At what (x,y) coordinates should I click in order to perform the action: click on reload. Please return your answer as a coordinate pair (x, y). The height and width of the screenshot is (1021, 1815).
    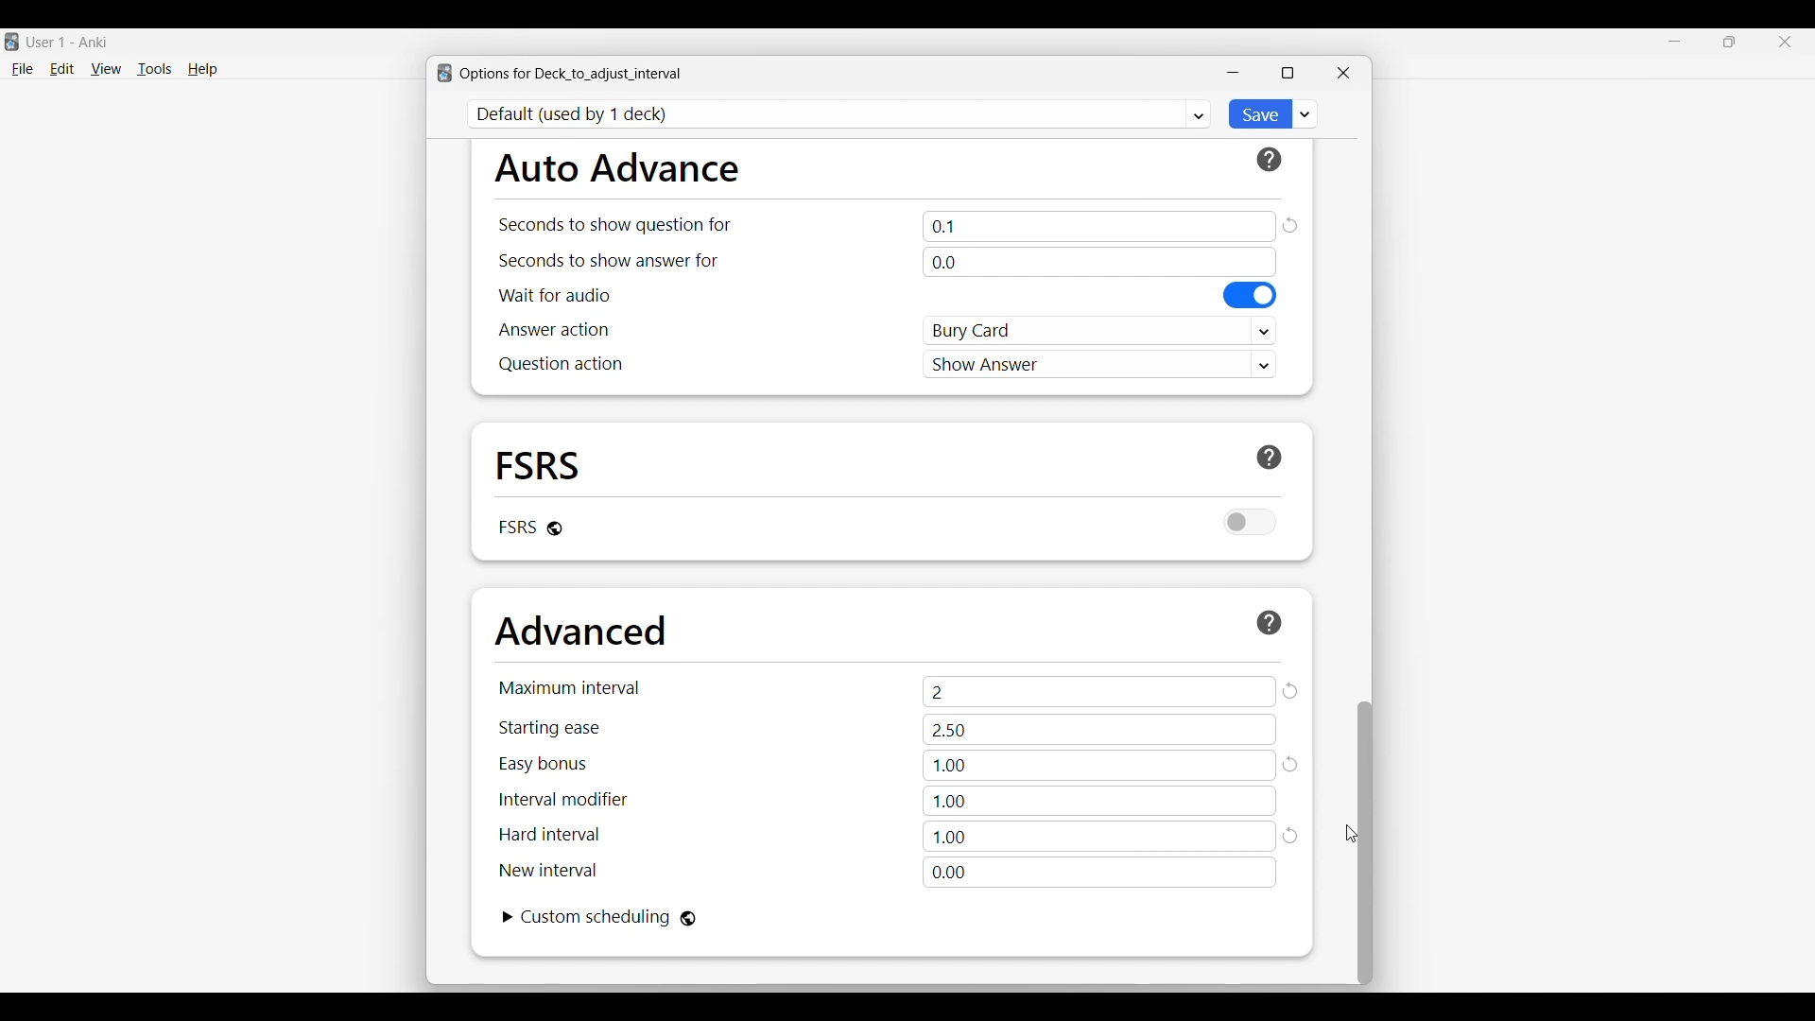
    Looking at the image, I should click on (1289, 225).